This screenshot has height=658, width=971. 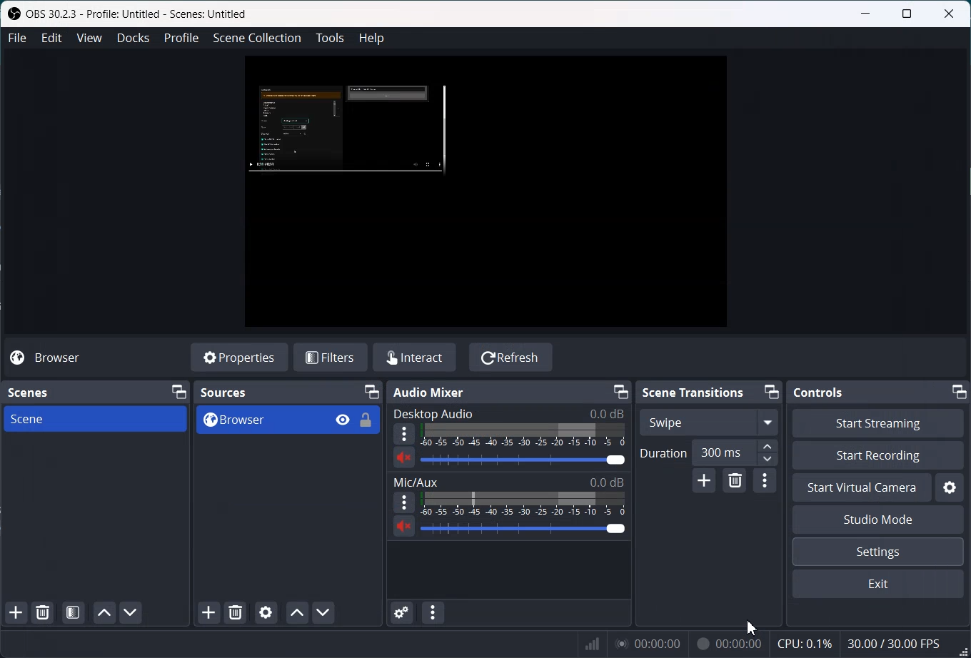 I want to click on Swipe, so click(x=708, y=421).